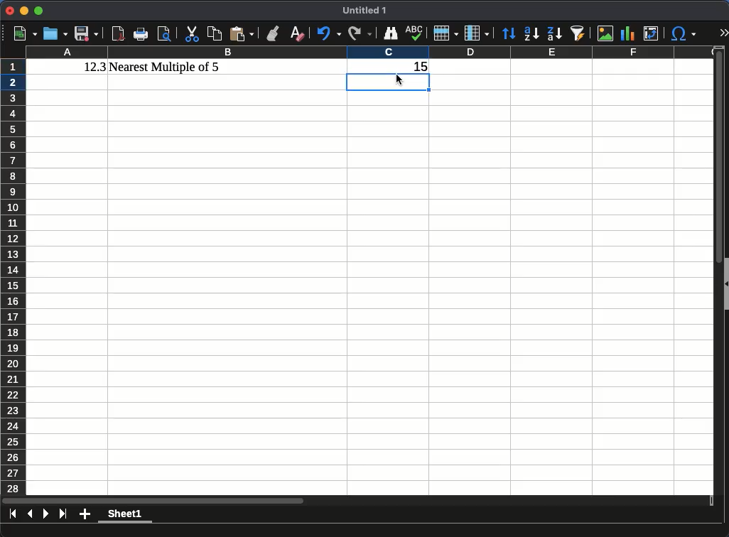 This screenshot has height=537, width=729. Describe the element at coordinates (24, 33) in the screenshot. I see `new` at that location.